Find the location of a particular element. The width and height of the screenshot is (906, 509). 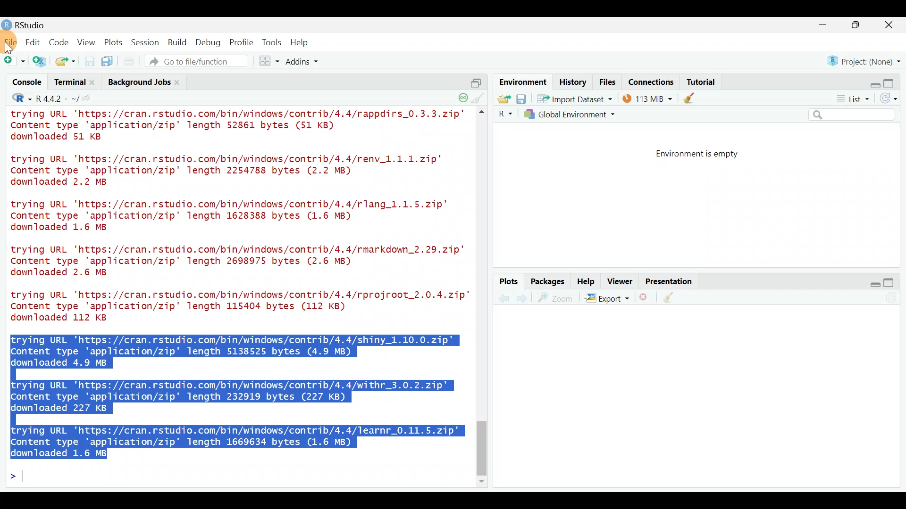

trying URL 'https://cran.rstudio.com/bin/windows/contrib/4.4/rmarkdown_2.29.zip"
Content type 'application/zip' length 2698975 bytes (2.6 MB)
downloaded 2.6 MB is located at coordinates (240, 263).